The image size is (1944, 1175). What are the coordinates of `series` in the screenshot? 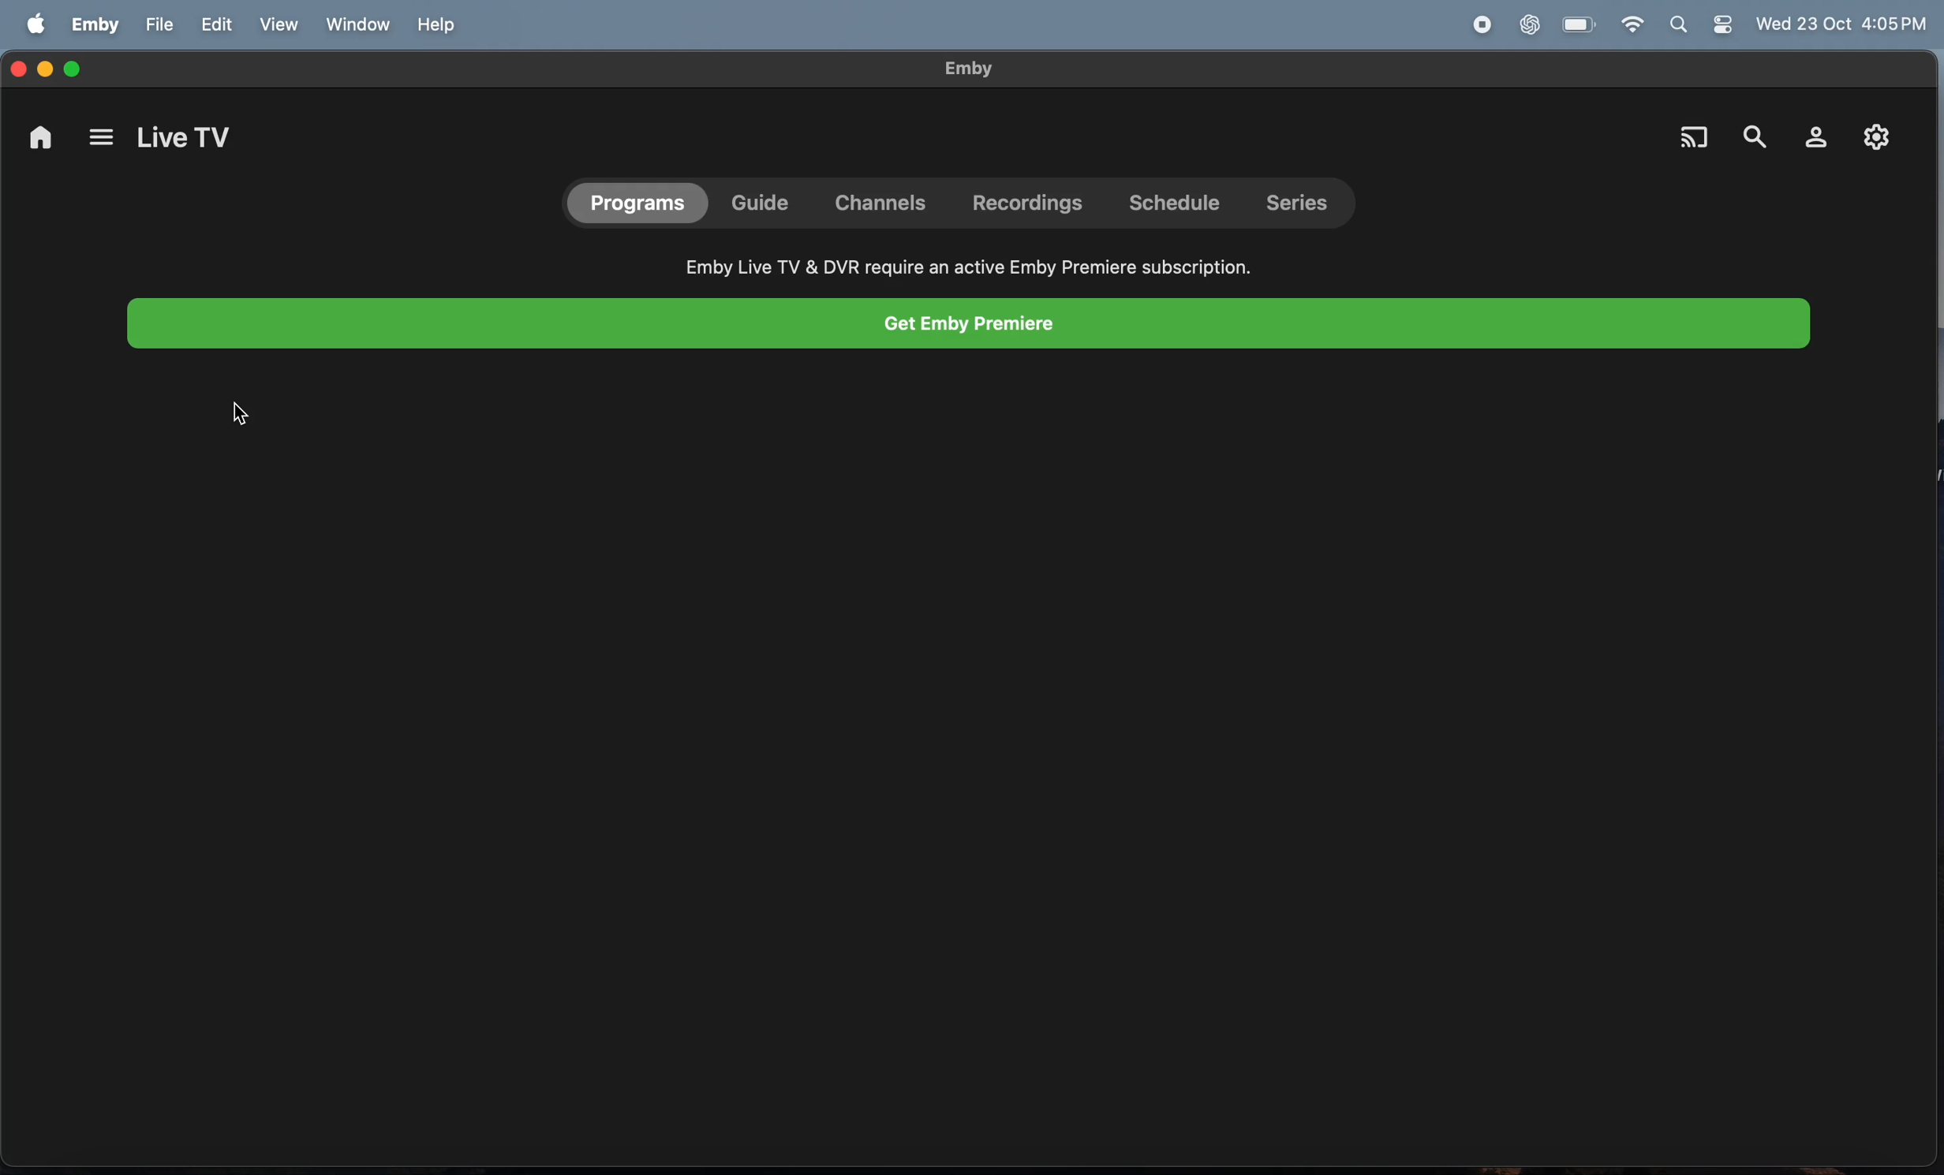 It's located at (1305, 203).